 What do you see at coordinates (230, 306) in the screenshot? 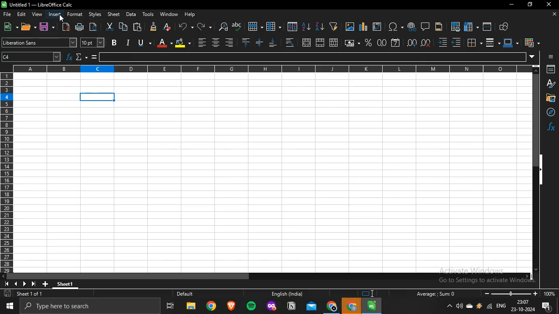
I see `brave` at bounding box center [230, 306].